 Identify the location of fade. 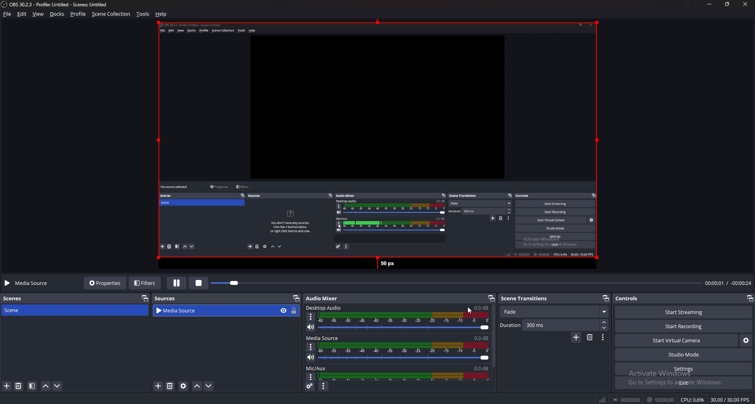
(556, 312).